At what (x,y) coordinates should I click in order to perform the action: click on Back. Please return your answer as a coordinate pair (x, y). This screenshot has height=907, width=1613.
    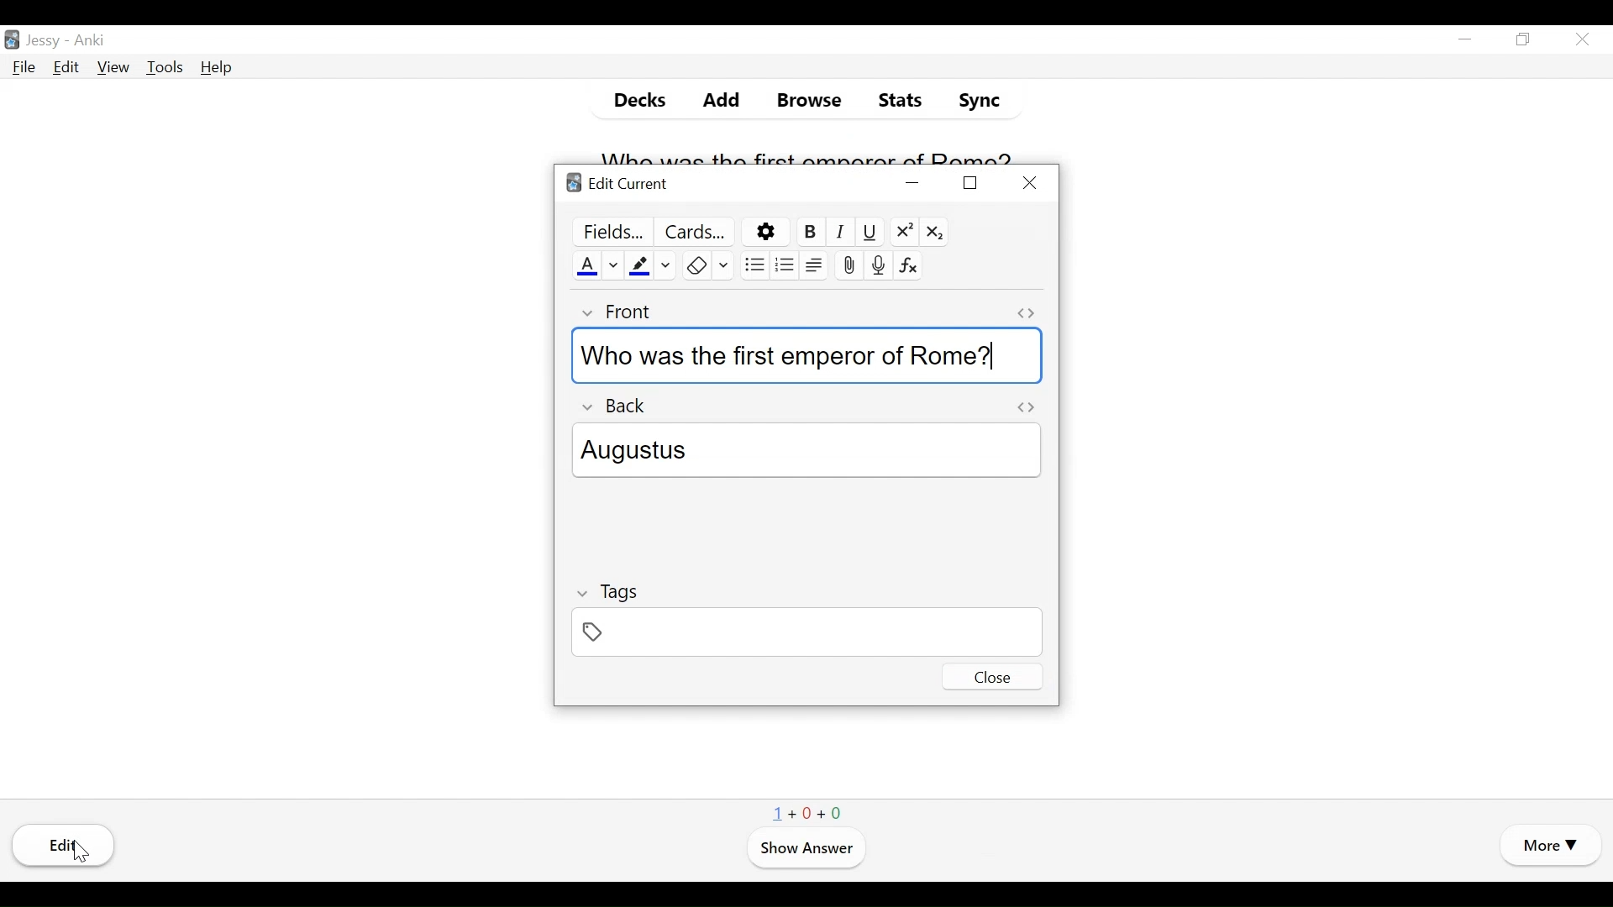
    Looking at the image, I should click on (614, 406).